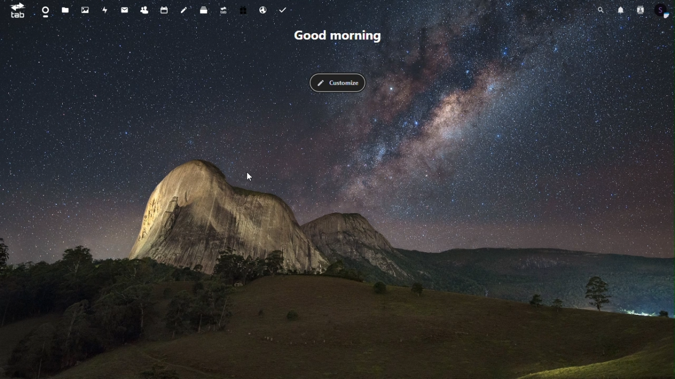 Image resolution: width=675 pixels, height=379 pixels. What do you see at coordinates (105, 11) in the screenshot?
I see `activity` at bounding box center [105, 11].